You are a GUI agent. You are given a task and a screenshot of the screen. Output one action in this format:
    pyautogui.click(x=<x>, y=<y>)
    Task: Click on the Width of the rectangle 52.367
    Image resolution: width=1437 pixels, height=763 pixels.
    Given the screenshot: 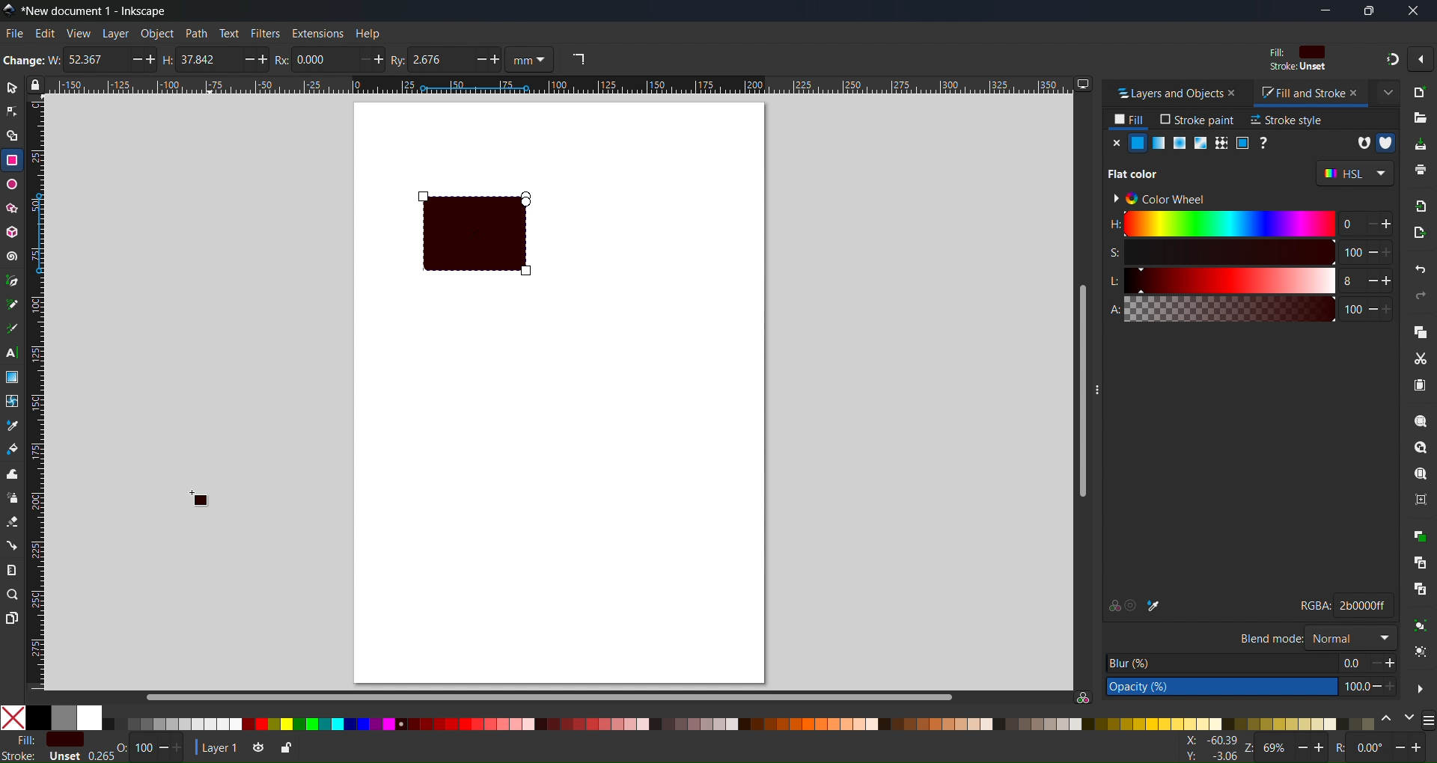 What is the action you would take?
    pyautogui.click(x=91, y=61)
    